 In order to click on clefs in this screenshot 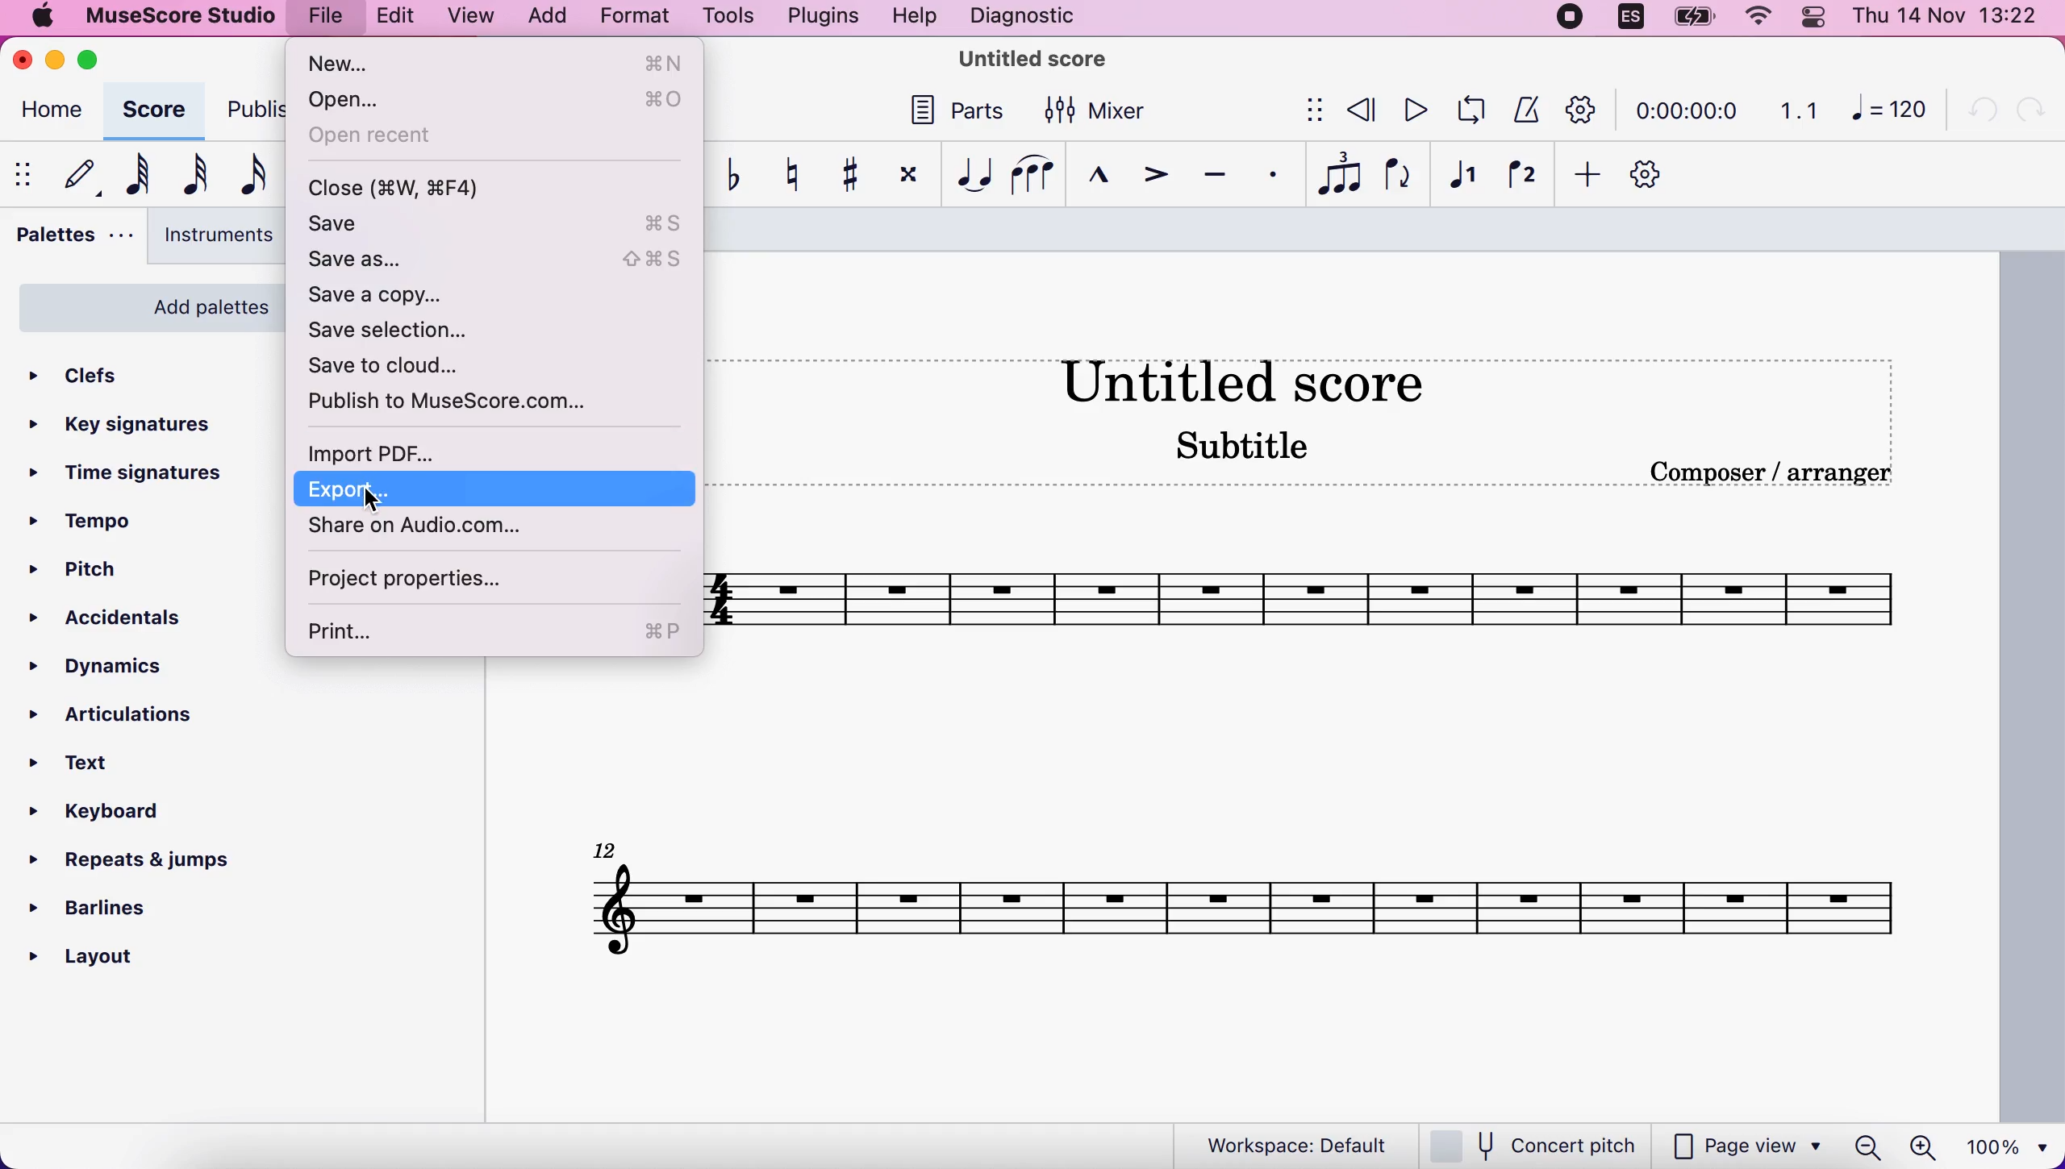, I will do `click(101, 376)`.